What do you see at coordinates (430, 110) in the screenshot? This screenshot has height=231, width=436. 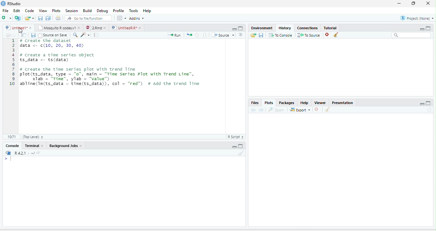 I see `Refresh current plot` at bounding box center [430, 110].